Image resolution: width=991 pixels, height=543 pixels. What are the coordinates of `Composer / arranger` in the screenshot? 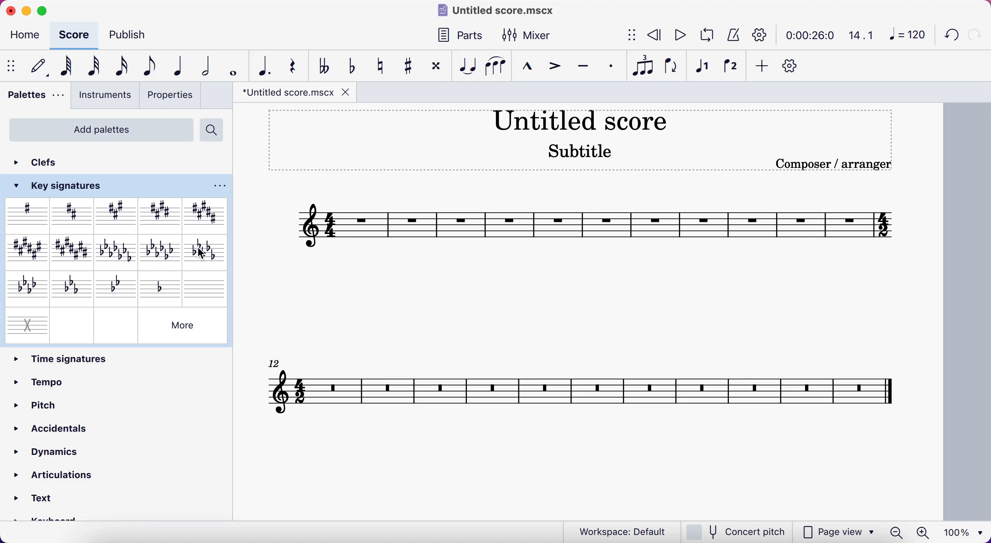 It's located at (832, 164).